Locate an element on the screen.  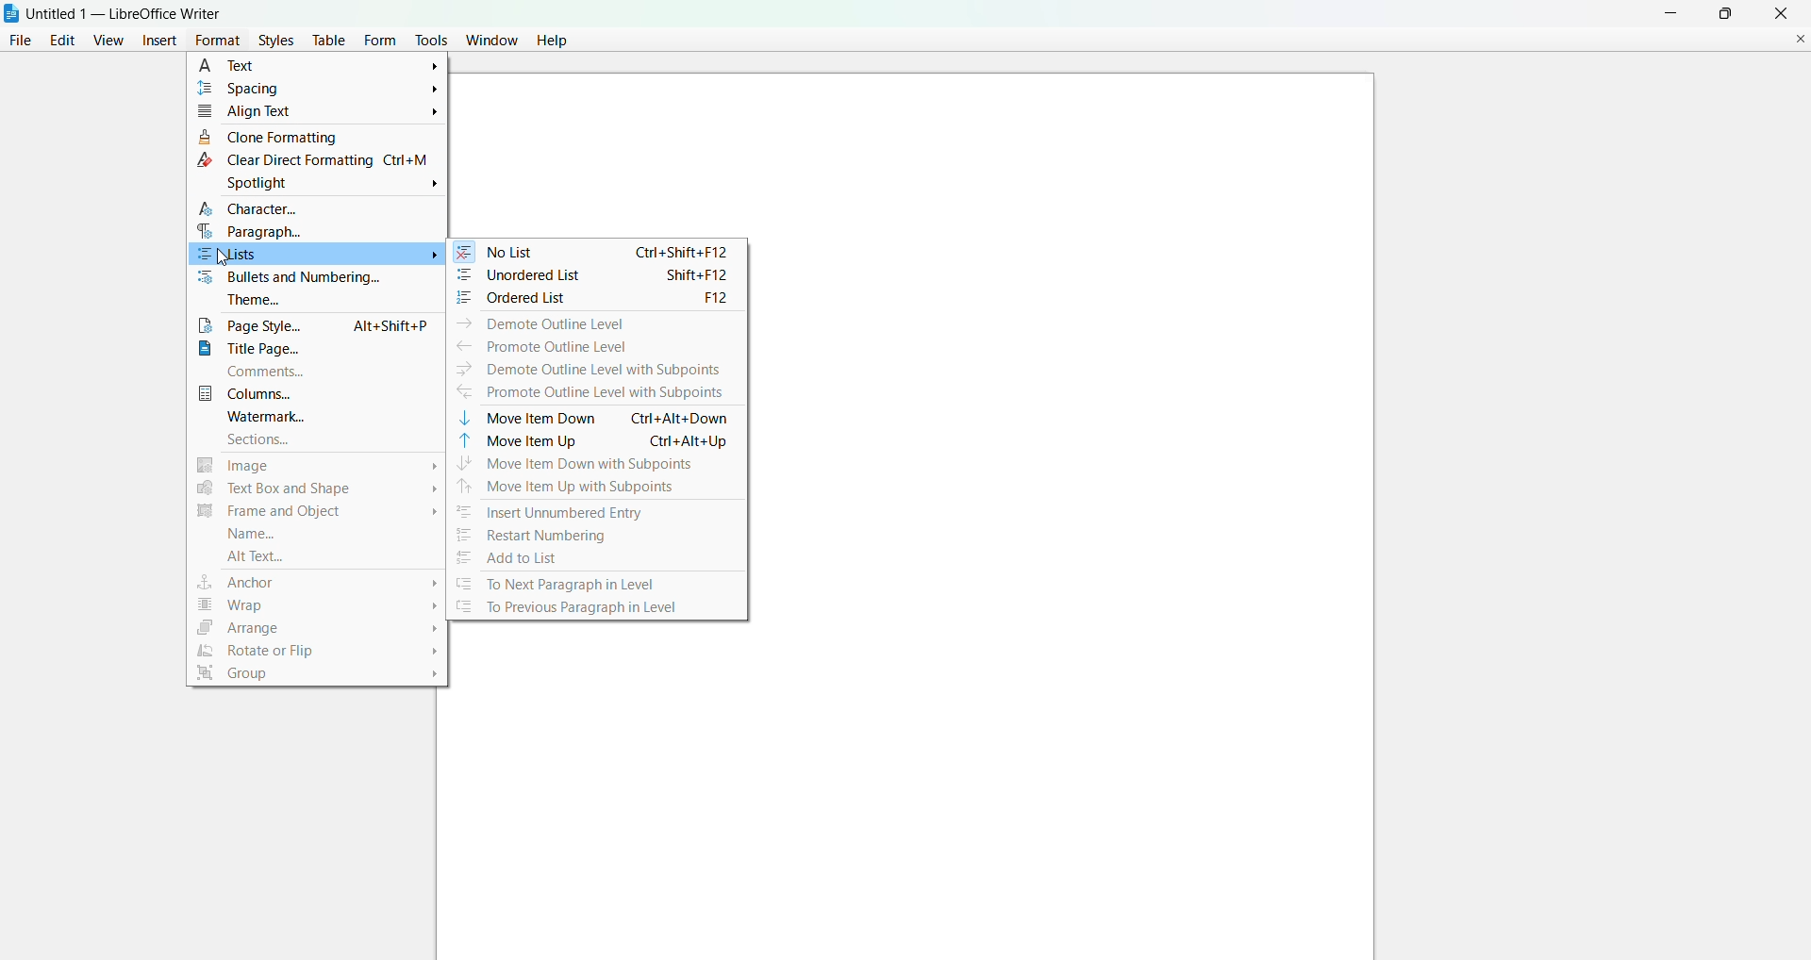
restart numbering is located at coordinates (531, 536).